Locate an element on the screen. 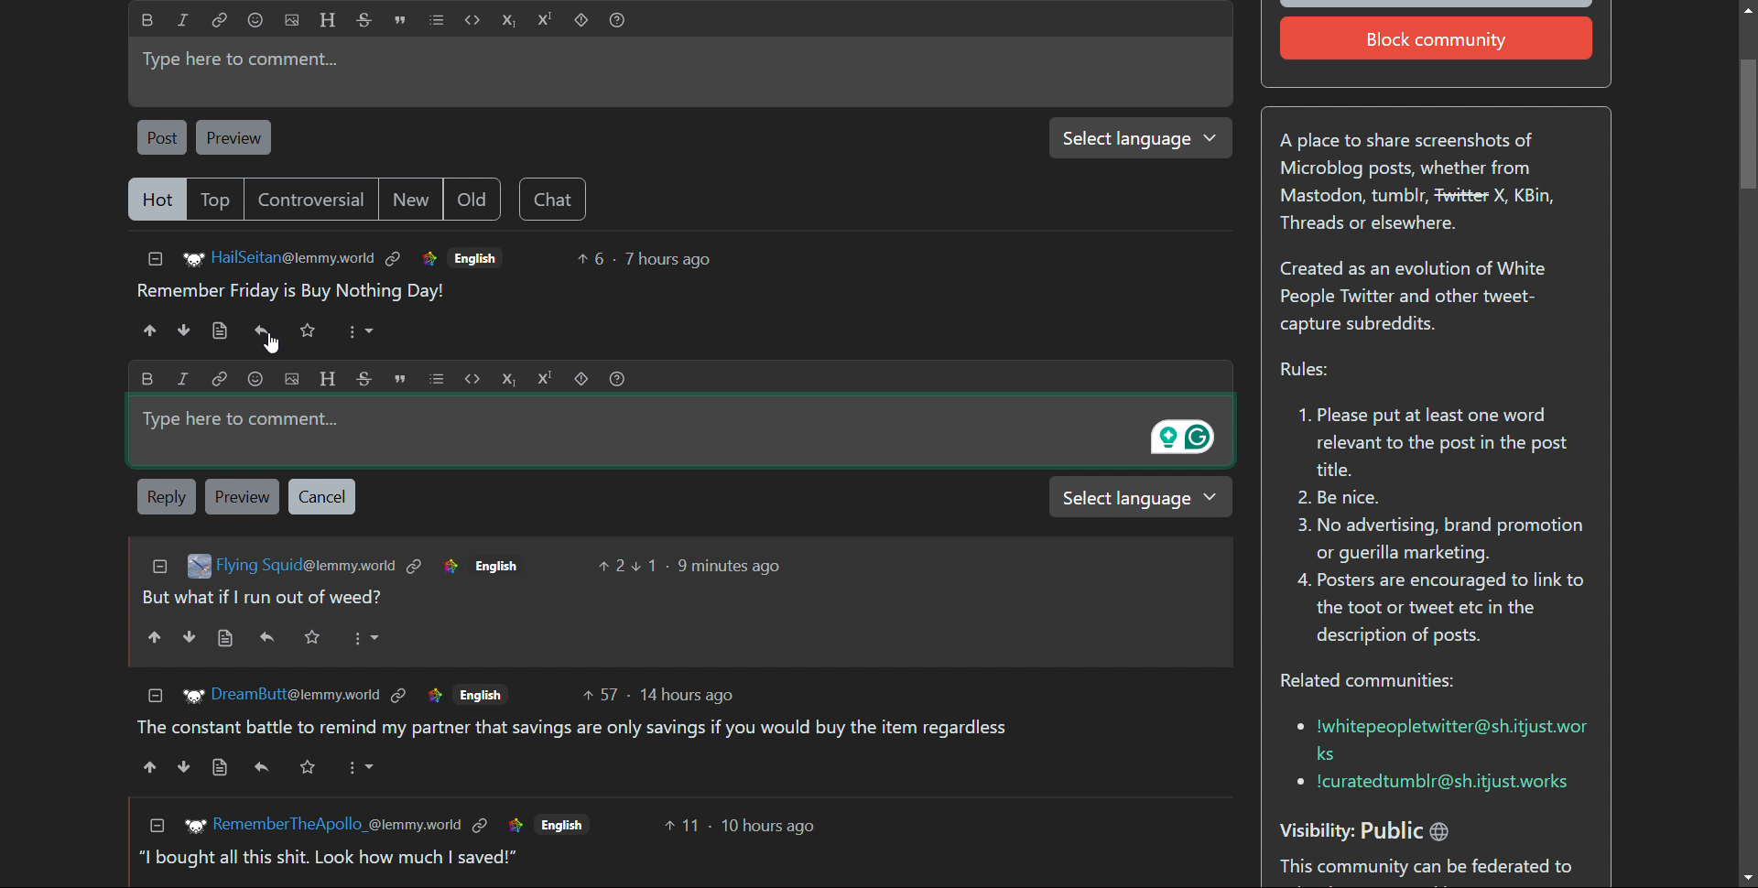  Related communities: is located at coordinates (1379, 682).